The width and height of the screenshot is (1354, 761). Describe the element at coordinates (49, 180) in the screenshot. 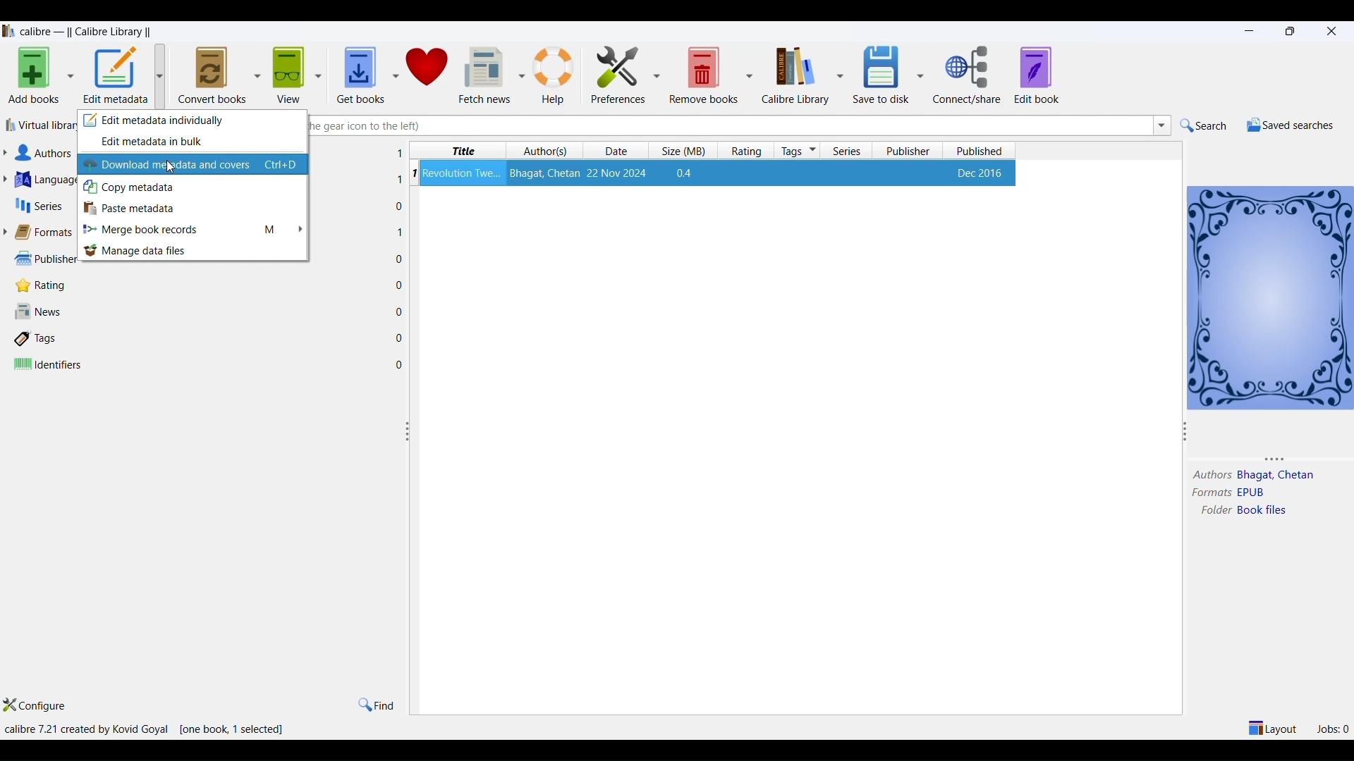

I see `languages` at that location.